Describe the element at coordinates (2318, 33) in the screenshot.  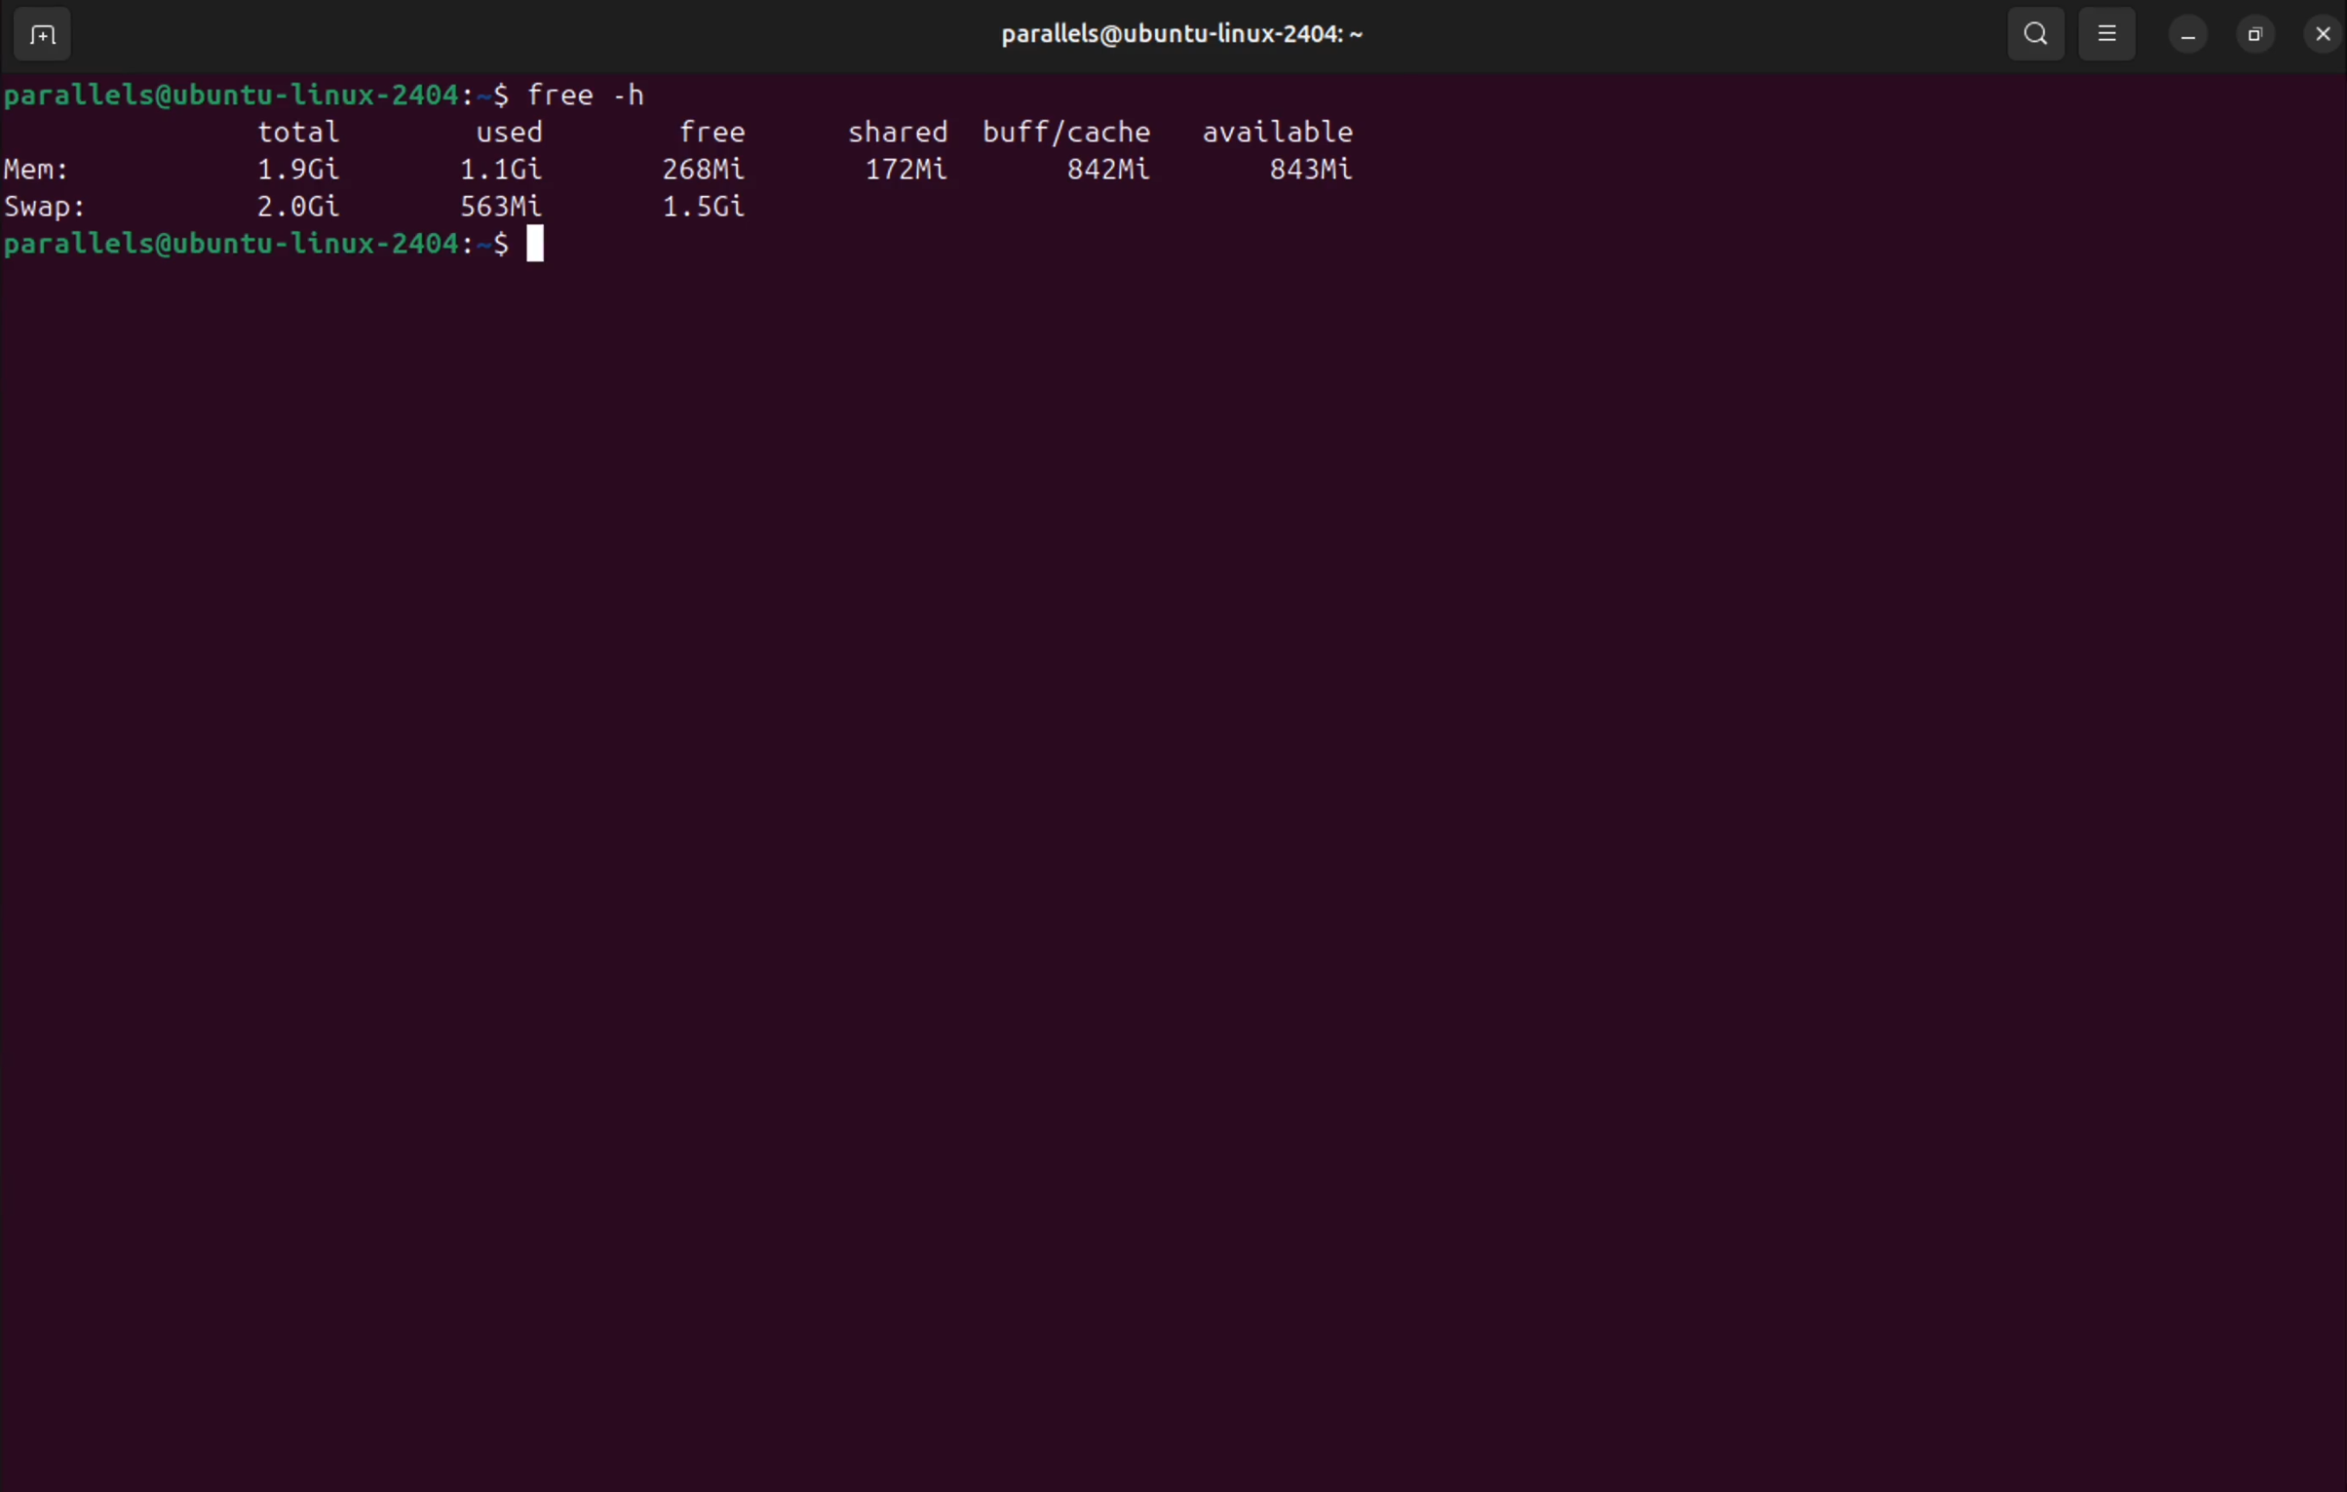
I see `close` at that location.